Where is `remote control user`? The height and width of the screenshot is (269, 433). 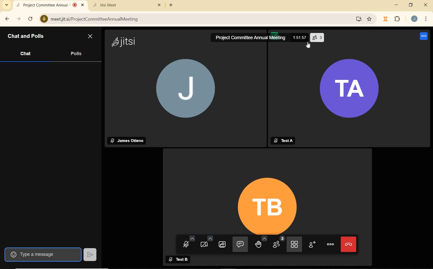 remote control user is located at coordinates (423, 36).